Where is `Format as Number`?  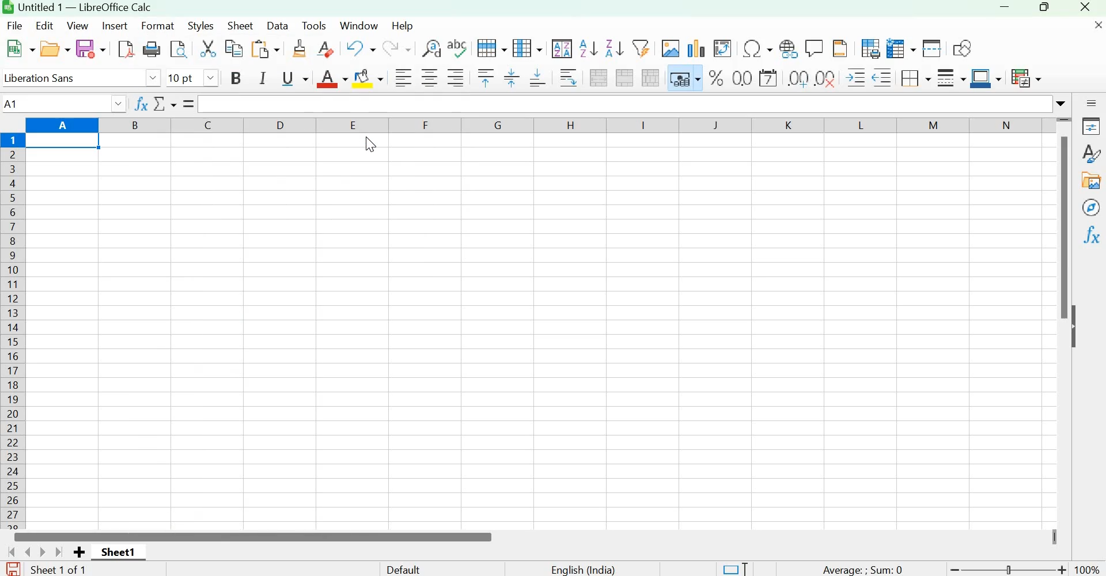 Format as Number is located at coordinates (743, 78).